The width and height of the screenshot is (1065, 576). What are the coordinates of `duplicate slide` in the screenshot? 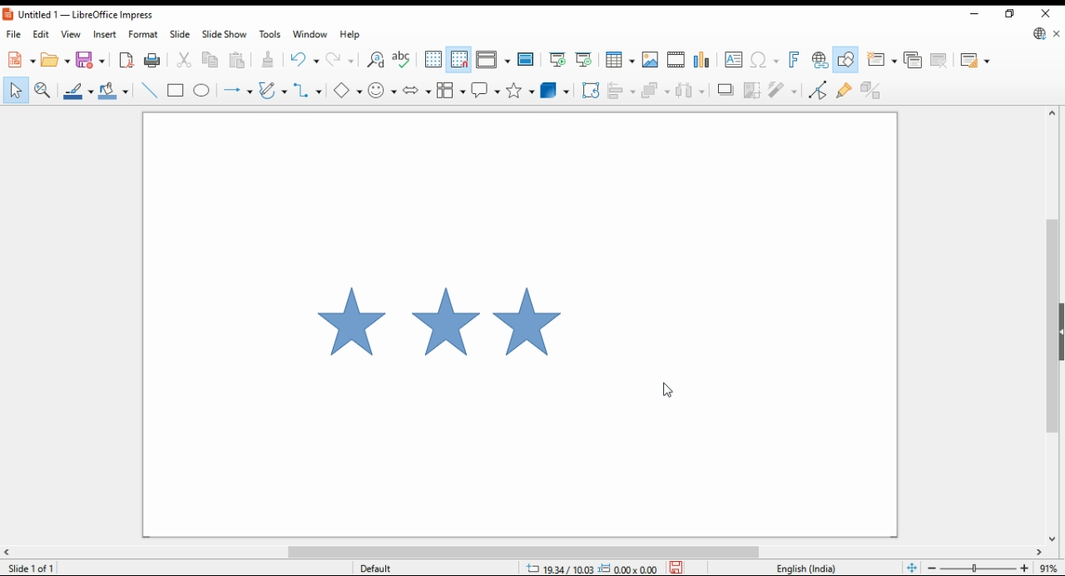 It's located at (914, 60).